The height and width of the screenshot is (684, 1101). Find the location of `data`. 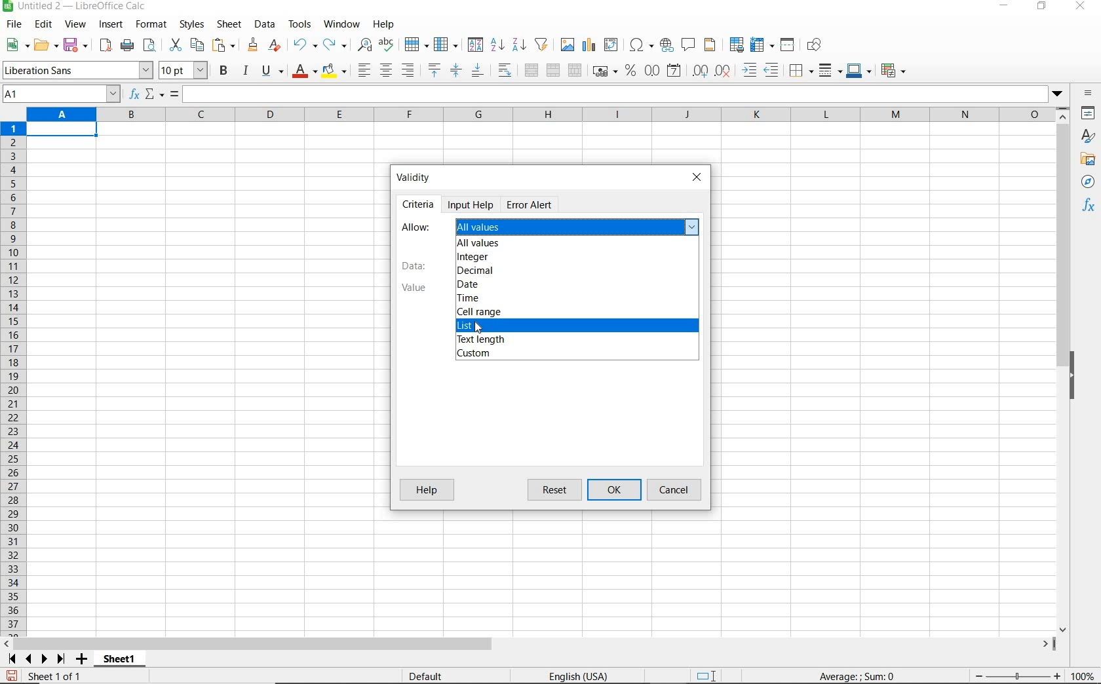

data is located at coordinates (264, 24).